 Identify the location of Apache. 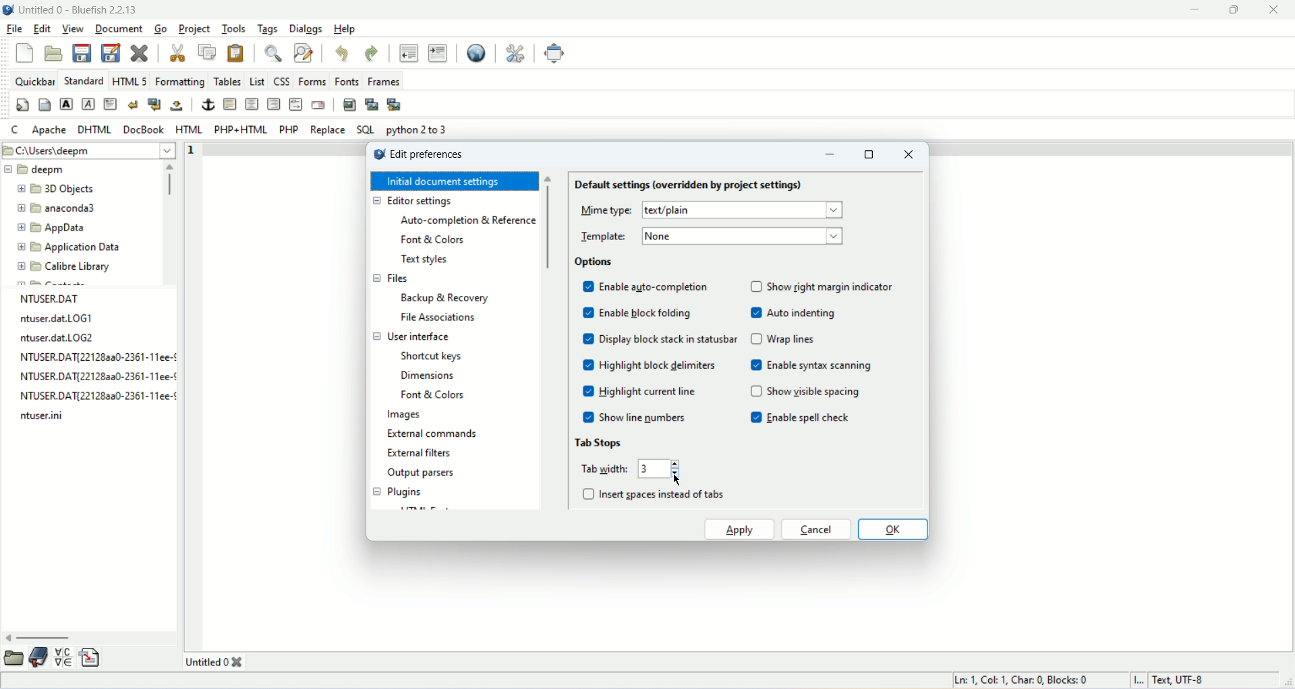
(47, 128).